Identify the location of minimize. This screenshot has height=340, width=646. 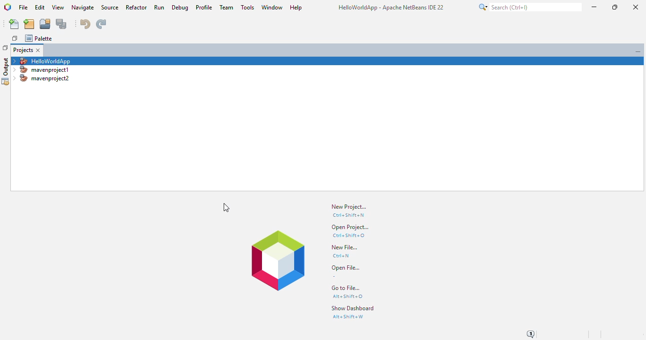
(595, 7).